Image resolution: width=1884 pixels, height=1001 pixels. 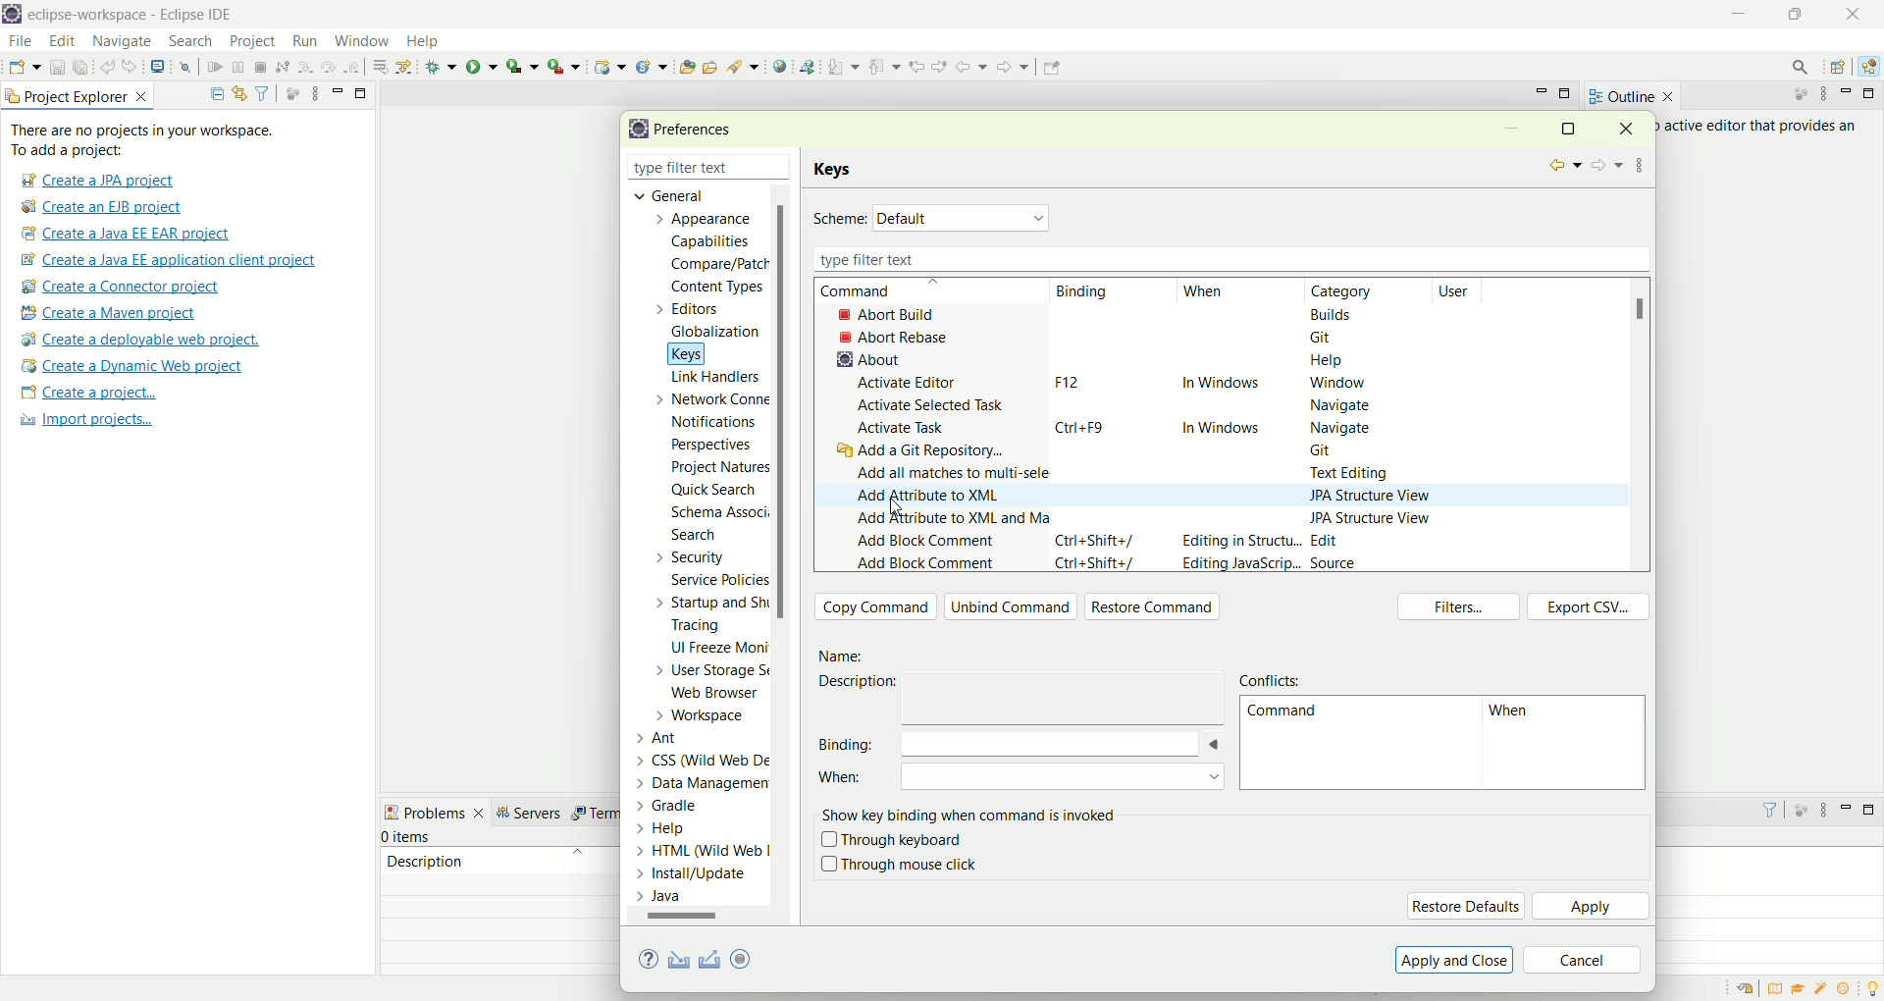 I want to click on project, so click(x=251, y=41).